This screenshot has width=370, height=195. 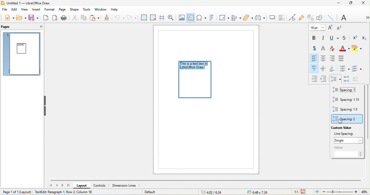 I want to click on view, so click(x=26, y=10).